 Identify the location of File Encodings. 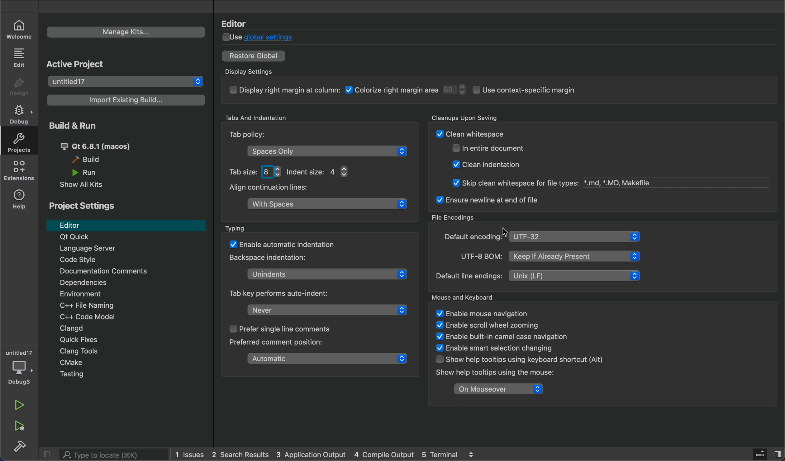
(455, 218).